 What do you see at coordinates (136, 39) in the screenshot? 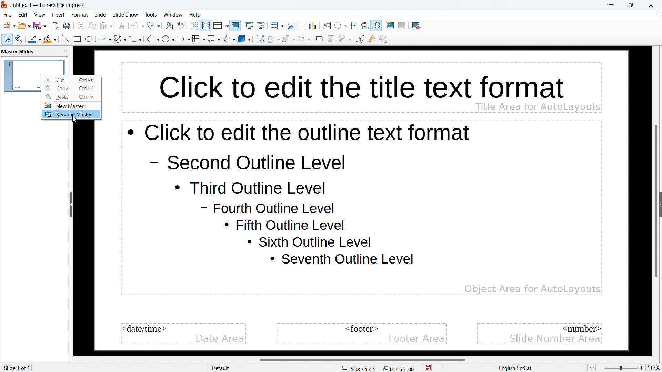
I see `connectors` at bounding box center [136, 39].